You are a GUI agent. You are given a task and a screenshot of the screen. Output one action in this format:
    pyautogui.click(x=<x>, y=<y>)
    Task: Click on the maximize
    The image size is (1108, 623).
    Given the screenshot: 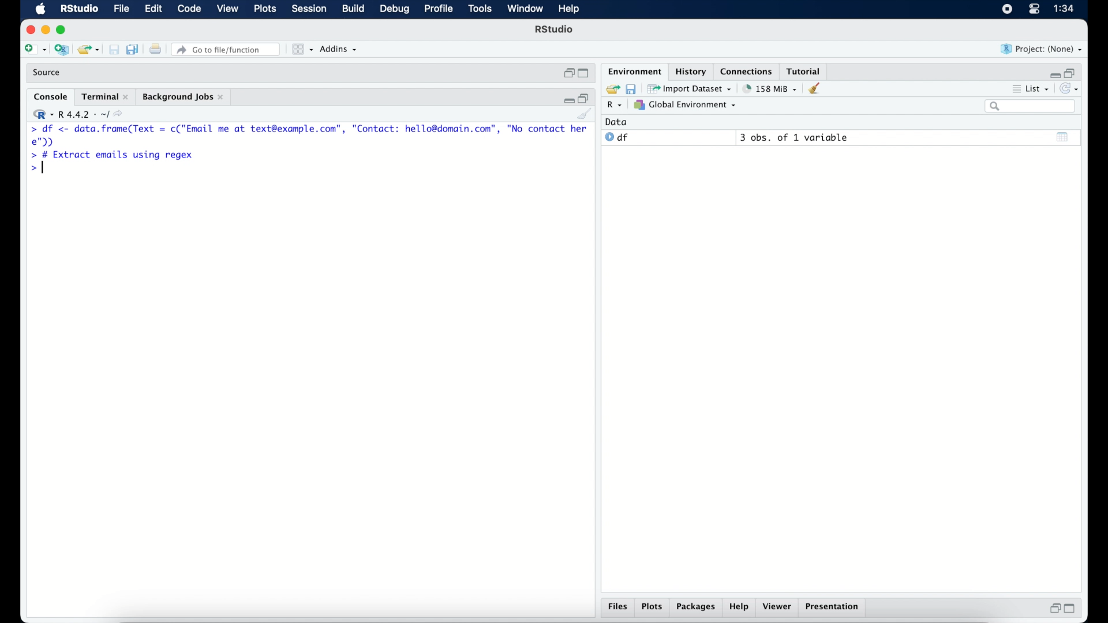 What is the action you would take?
    pyautogui.click(x=62, y=29)
    